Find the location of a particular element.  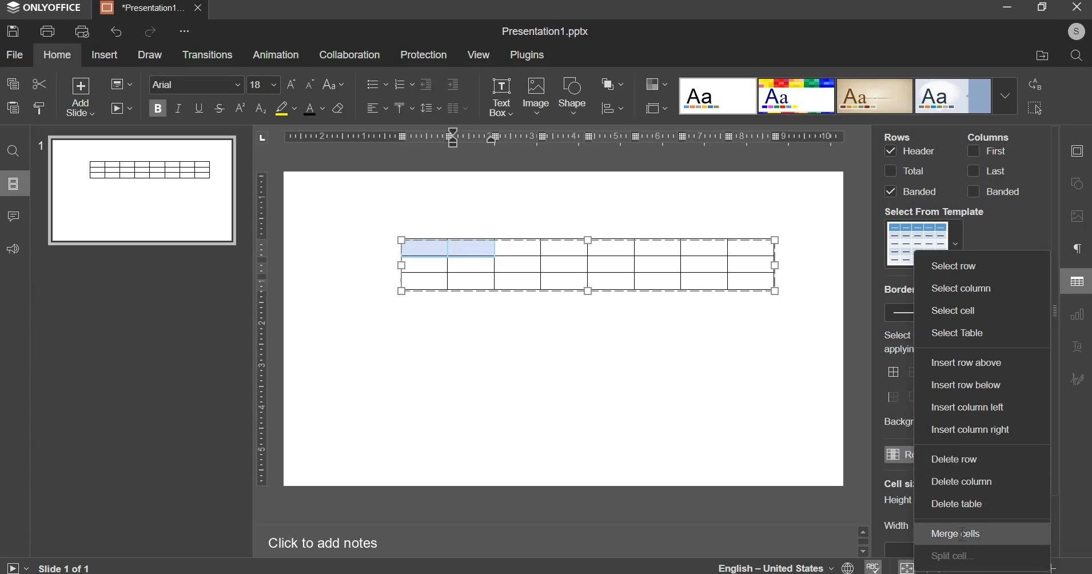

split cell is located at coordinates (950, 556).